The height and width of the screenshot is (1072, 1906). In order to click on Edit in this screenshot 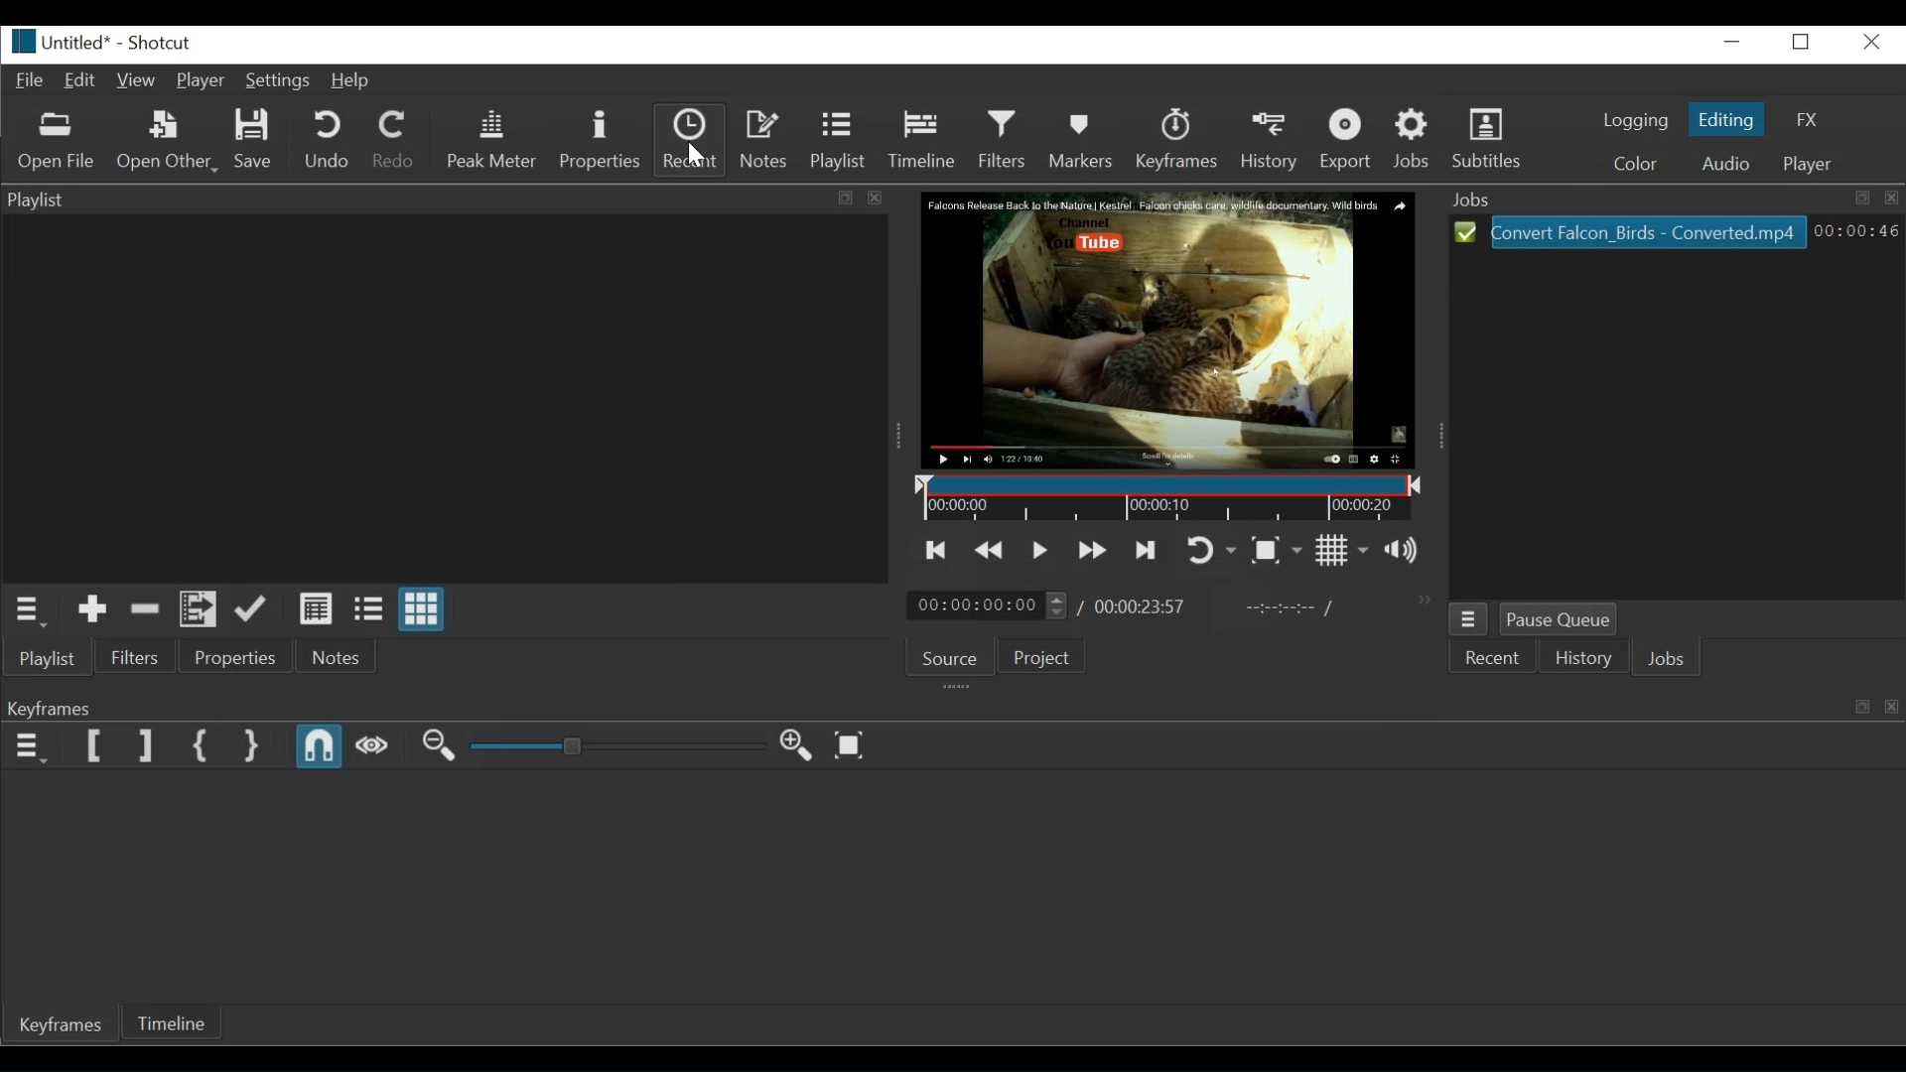, I will do `click(80, 81)`.